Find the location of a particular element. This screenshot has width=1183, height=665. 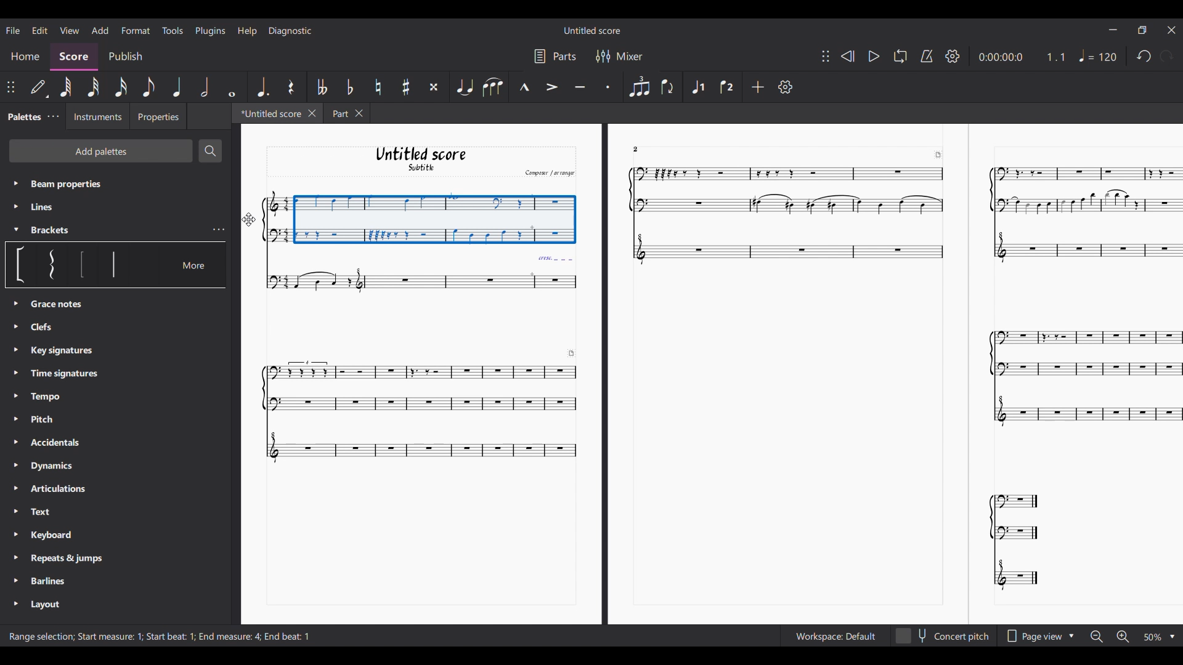

Properties is located at coordinates (158, 116).